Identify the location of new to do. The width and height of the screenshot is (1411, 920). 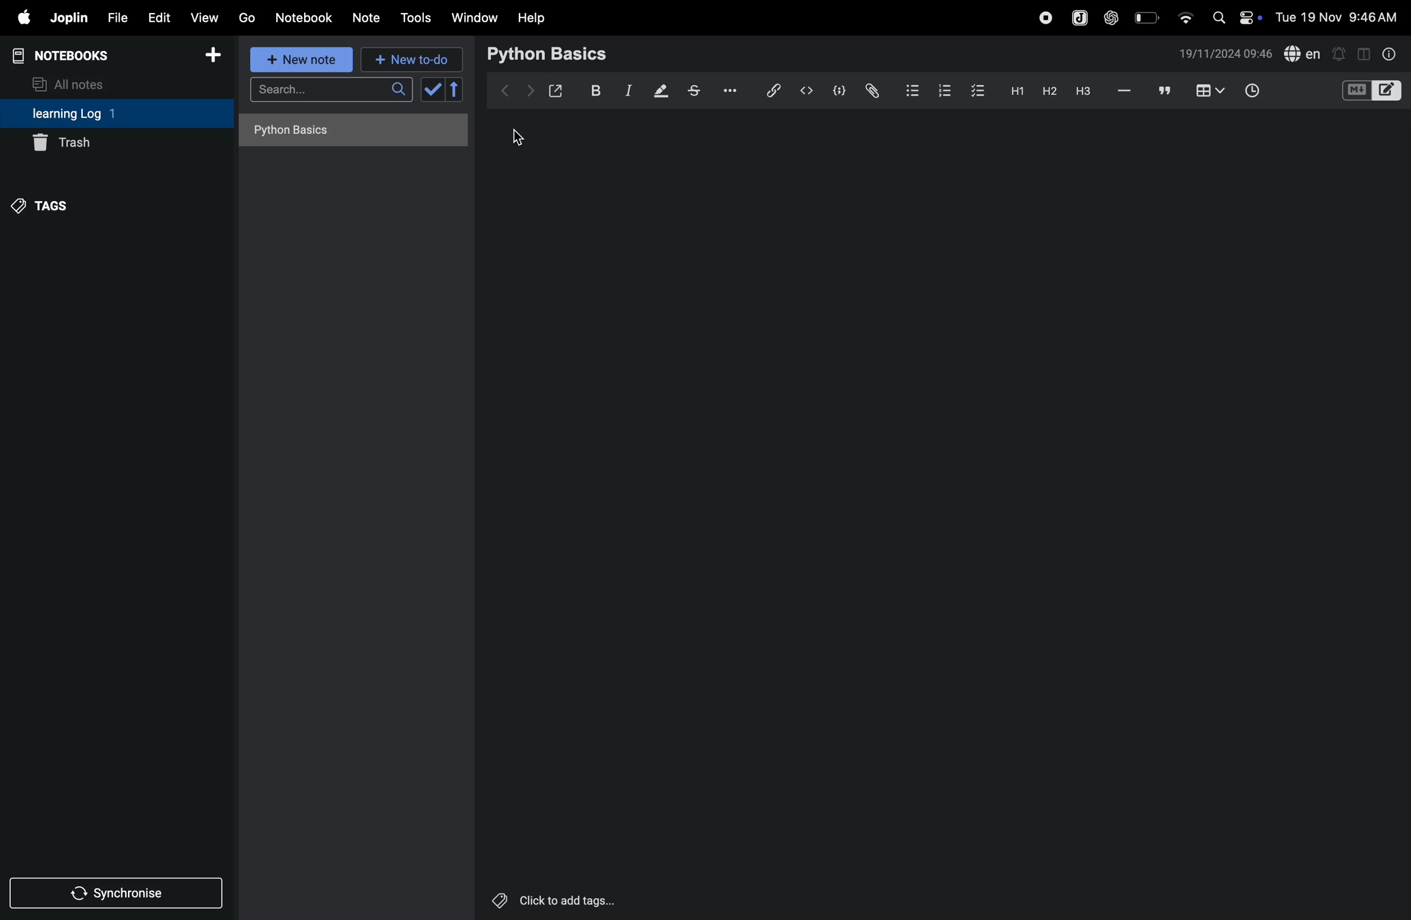
(407, 57).